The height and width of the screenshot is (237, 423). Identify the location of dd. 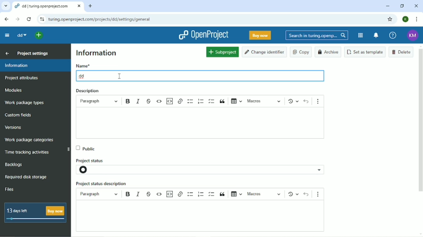
(83, 76).